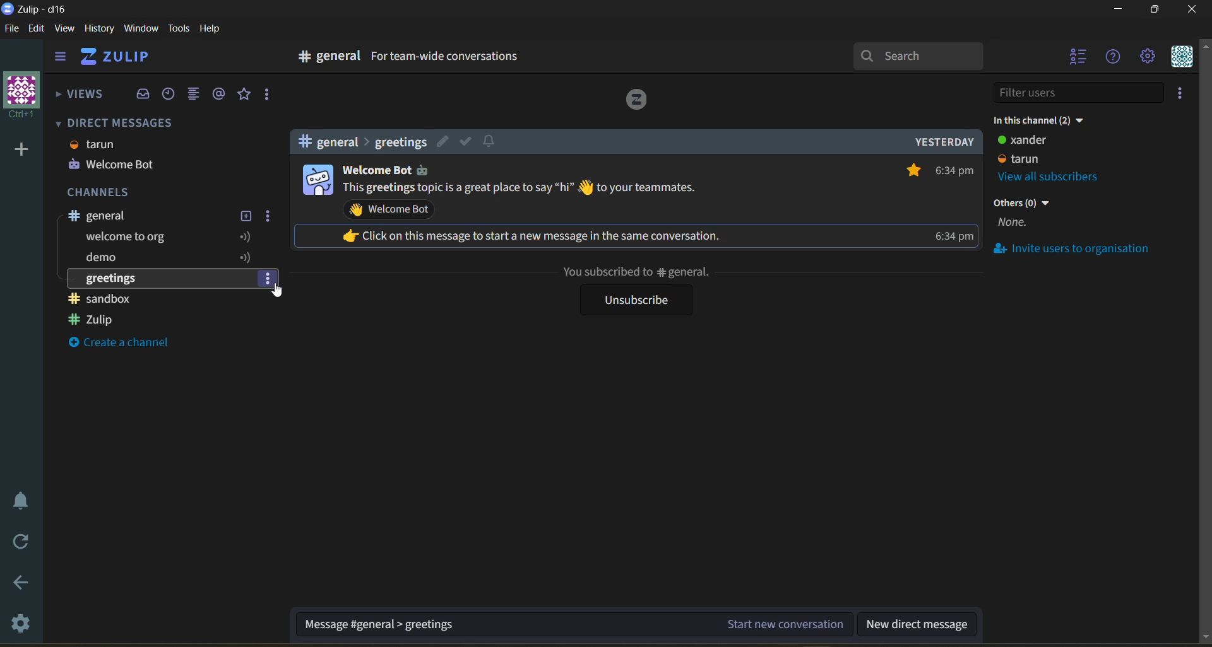  Describe the element at coordinates (1156, 10) in the screenshot. I see `maximize` at that location.